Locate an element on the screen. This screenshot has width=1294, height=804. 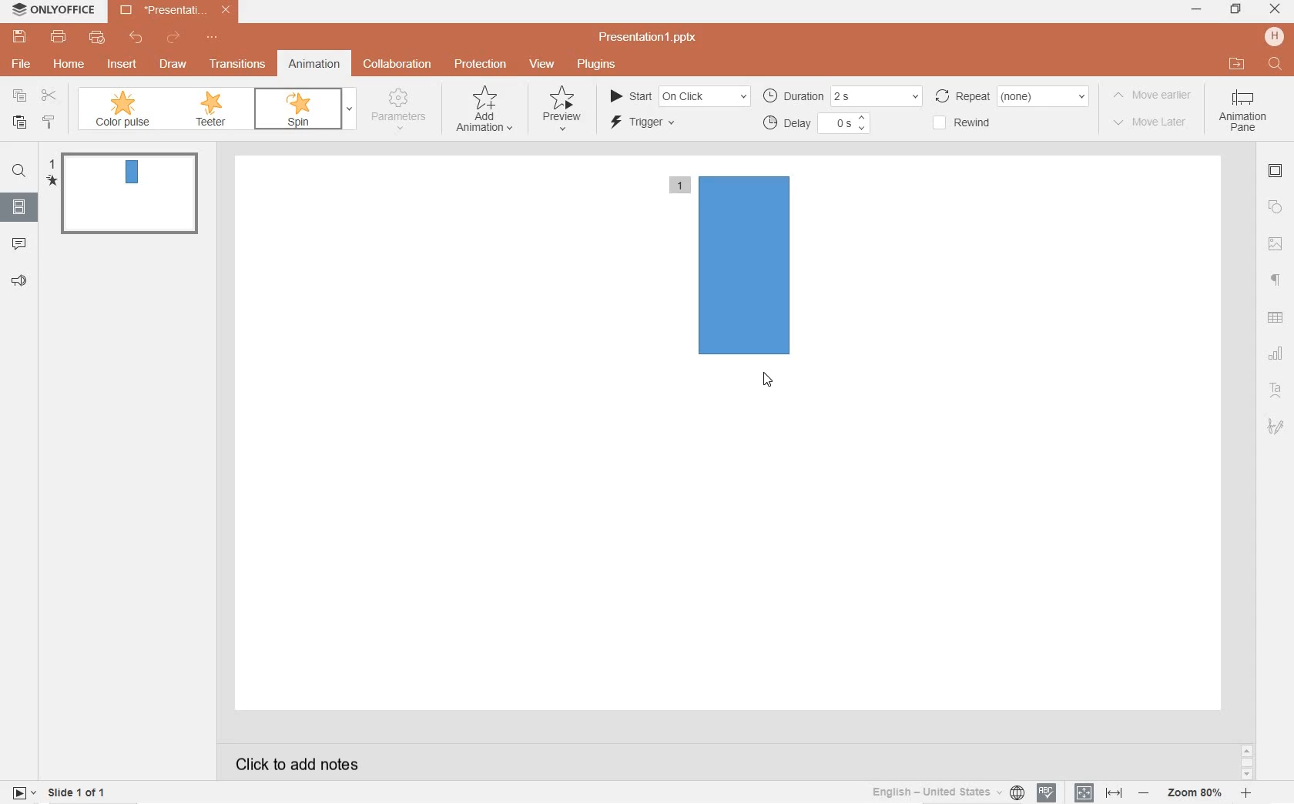
signature is located at coordinates (1276, 426).